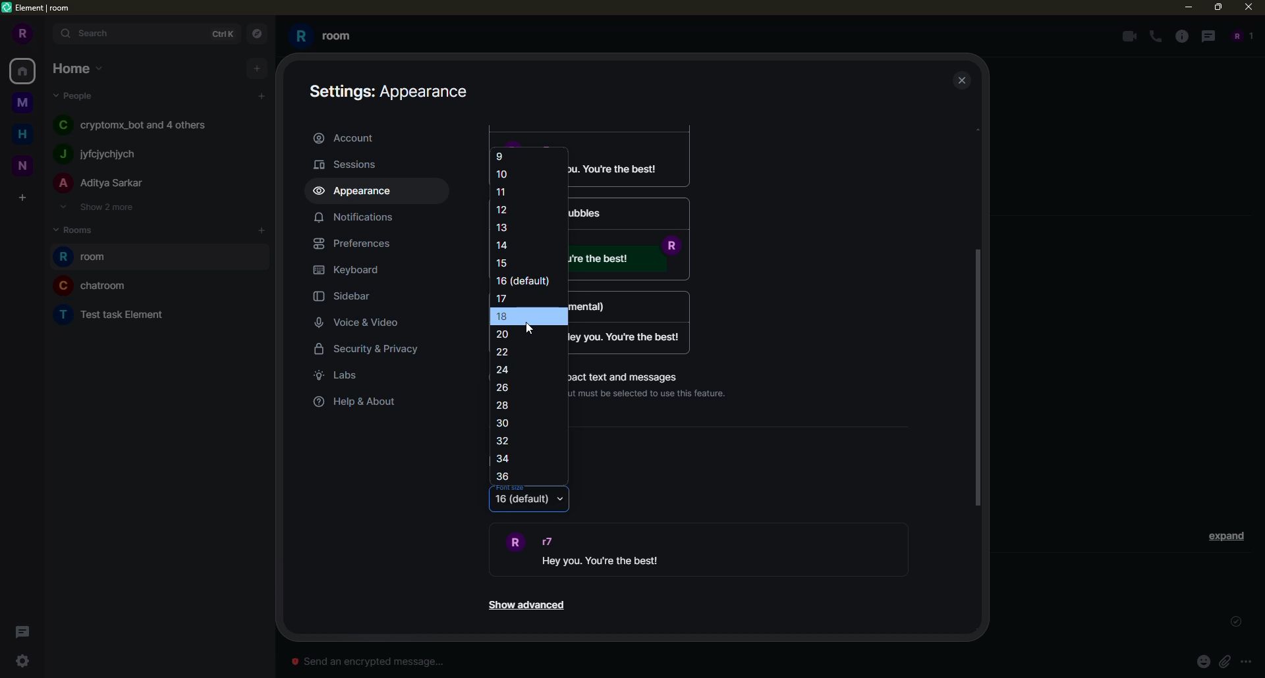  What do you see at coordinates (1233, 622) in the screenshot?
I see `sent` at bounding box center [1233, 622].